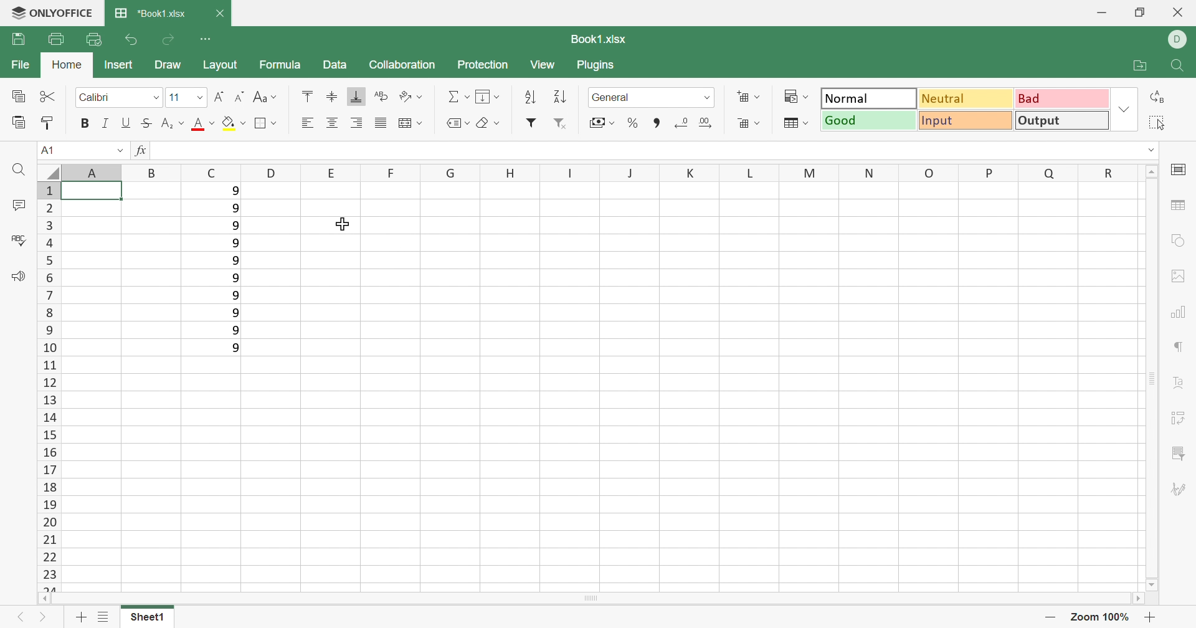 The height and width of the screenshot is (628, 1196). I want to click on Pivot table settings, so click(1179, 419).